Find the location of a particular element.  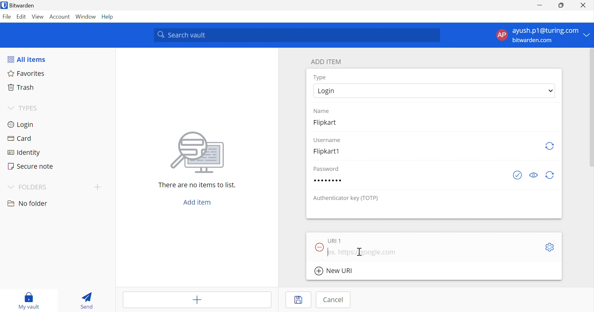

Minimize is located at coordinates (539, 5).